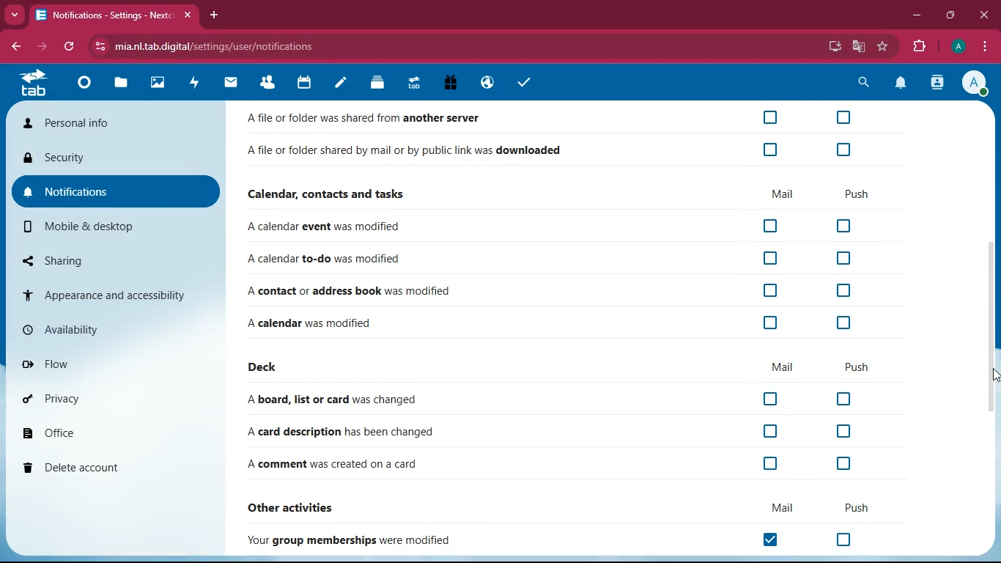  I want to click on delete account, so click(108, 466).